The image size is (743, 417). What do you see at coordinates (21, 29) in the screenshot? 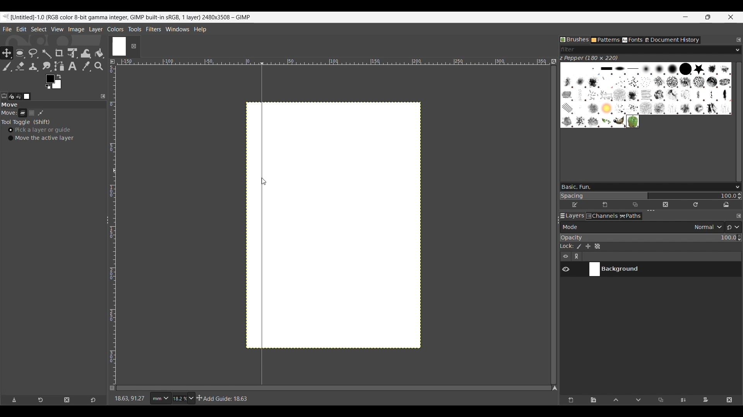
I see `Edit menu` at bounding box center [21, 29].